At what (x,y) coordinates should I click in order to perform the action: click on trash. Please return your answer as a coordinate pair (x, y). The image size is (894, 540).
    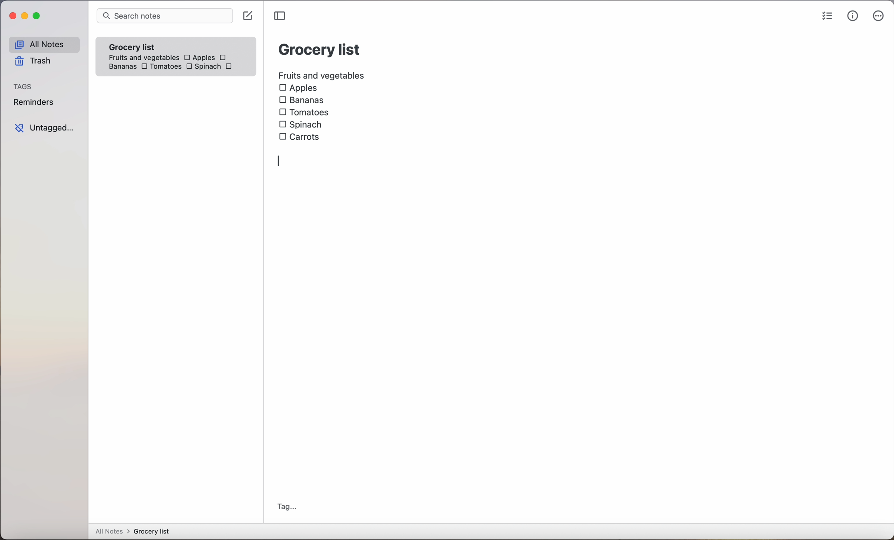
    Looking at the image, I should click on (32, 62).